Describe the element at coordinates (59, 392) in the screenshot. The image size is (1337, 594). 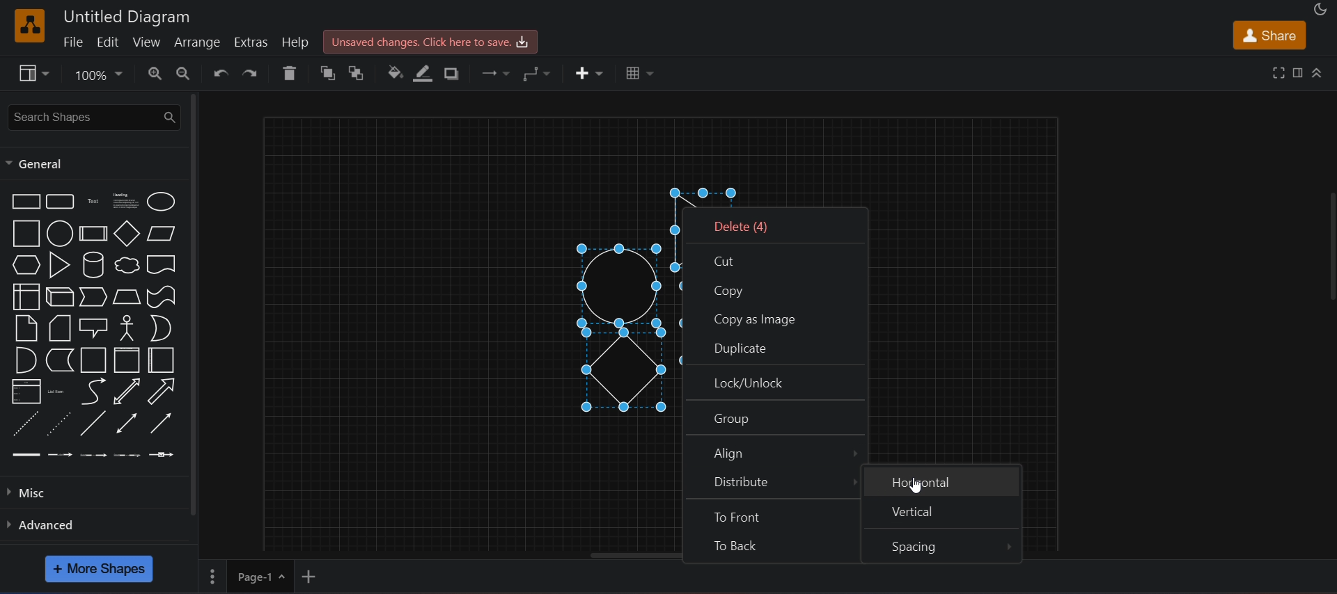
I see `list item` at that location.